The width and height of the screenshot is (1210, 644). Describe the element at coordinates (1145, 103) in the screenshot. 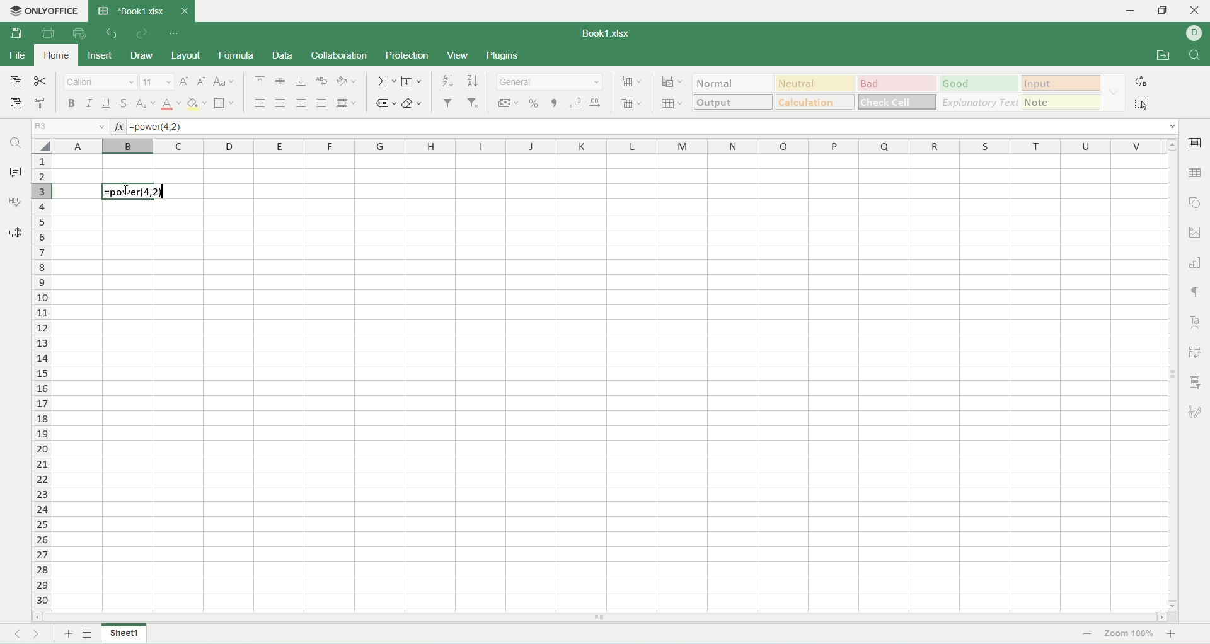

I see `select all` at that location.